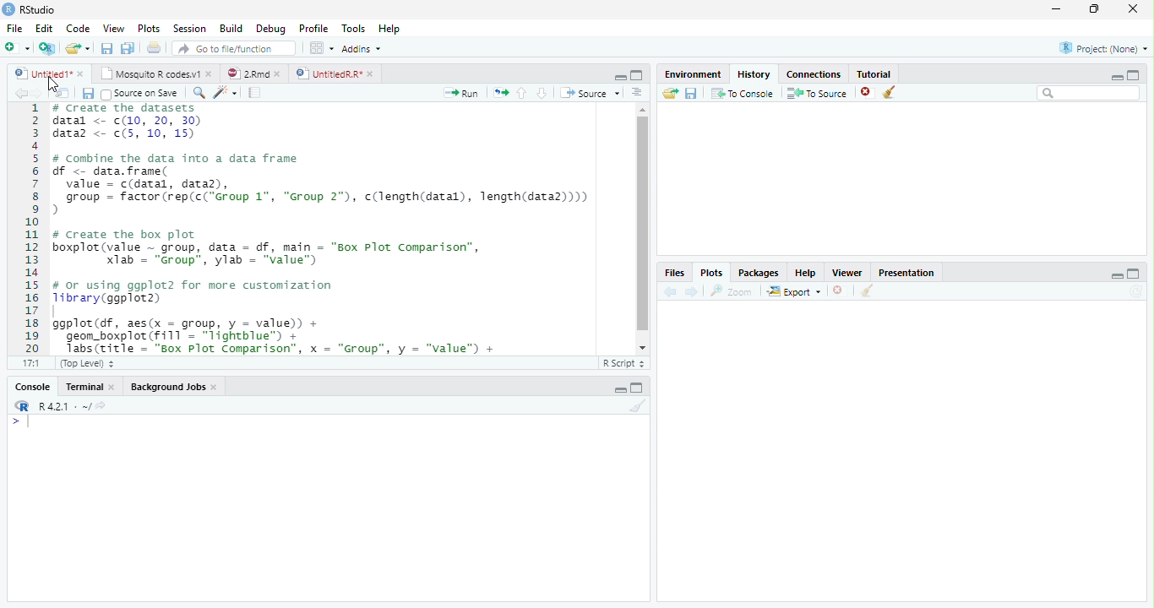 The height and width of the screenshot is (608, 1154). I want to click on Remove current plot, so click(841, 290).